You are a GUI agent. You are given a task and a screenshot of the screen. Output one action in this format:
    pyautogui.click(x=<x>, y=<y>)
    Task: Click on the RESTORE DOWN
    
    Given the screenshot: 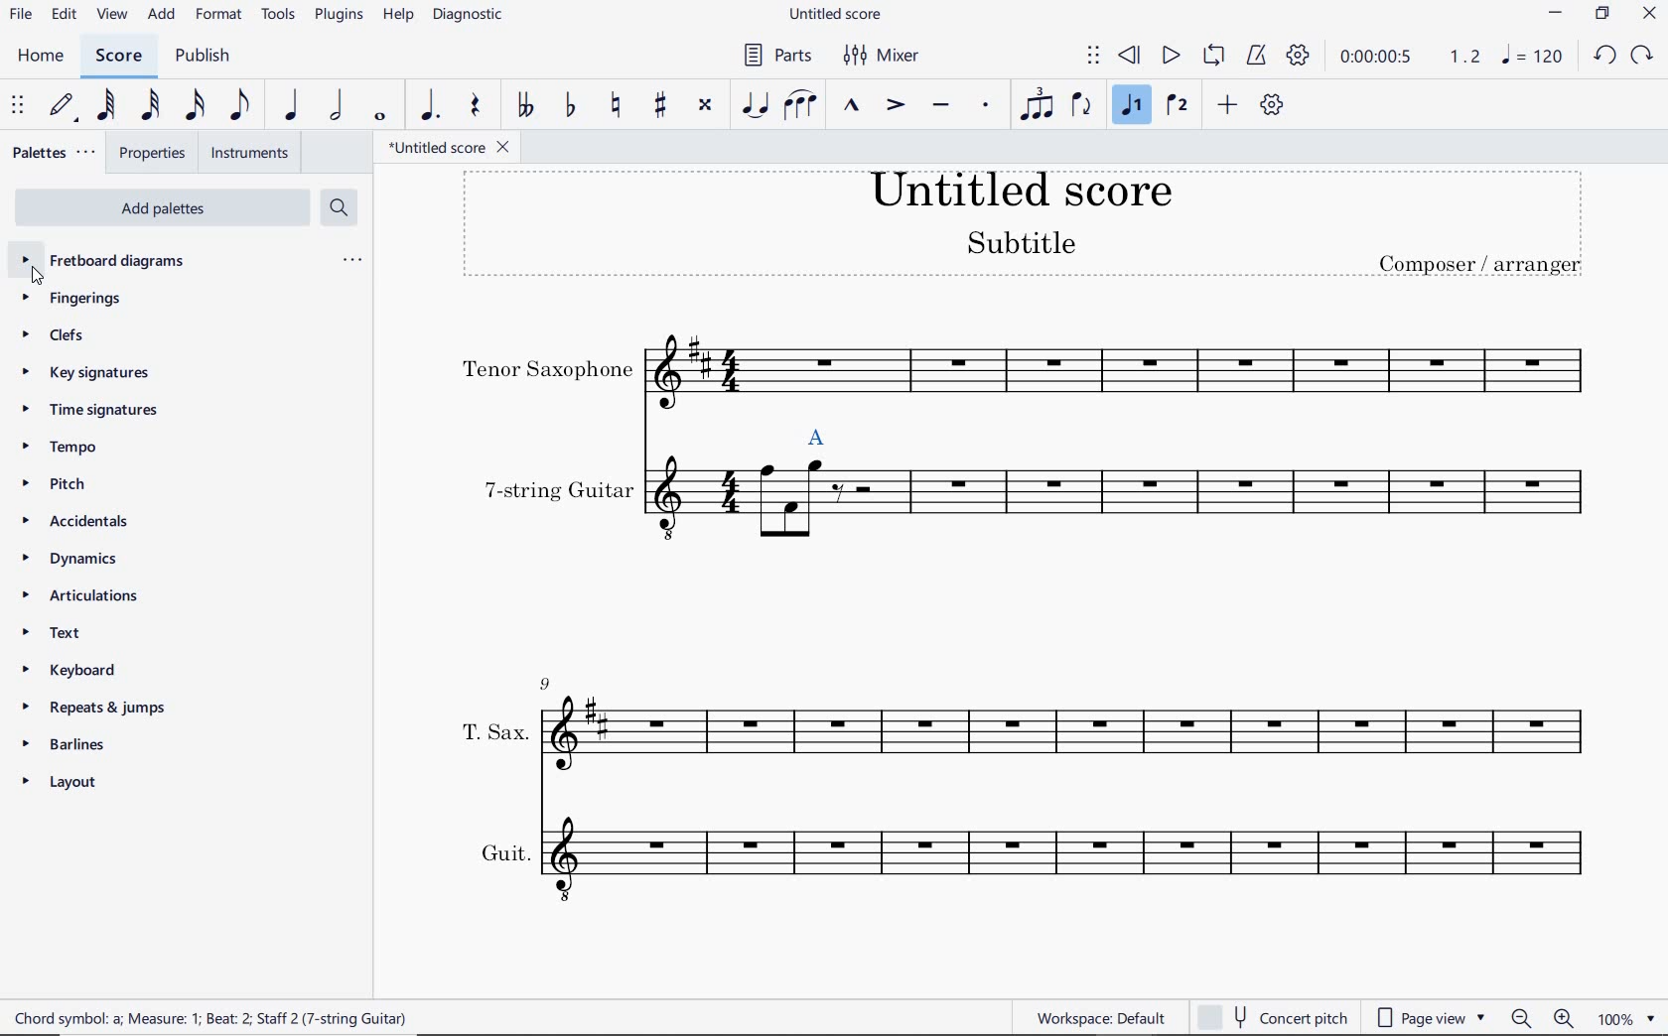 What is the action you would take?
    pyautogui.click(x=1601, y=16)
    